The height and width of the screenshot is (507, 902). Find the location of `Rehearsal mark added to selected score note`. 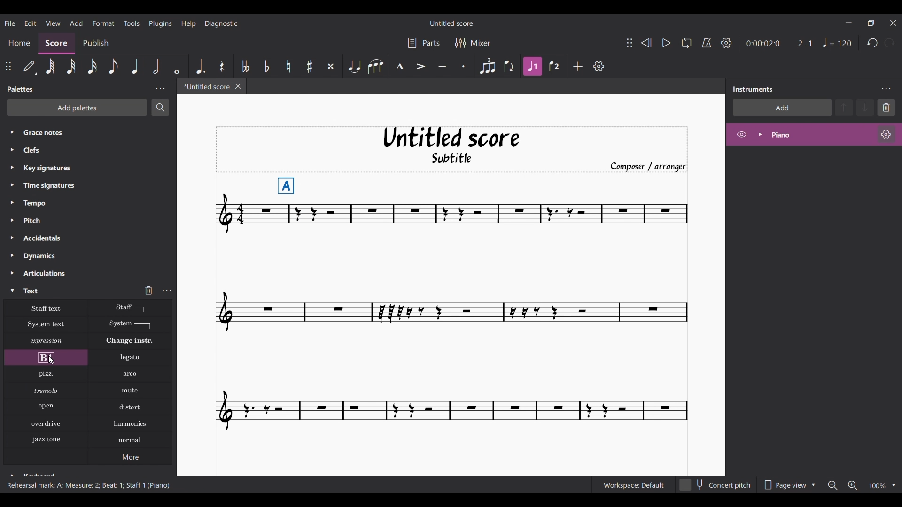

Rehearsal mark added to selected score note is located at coordinates (286, 185).